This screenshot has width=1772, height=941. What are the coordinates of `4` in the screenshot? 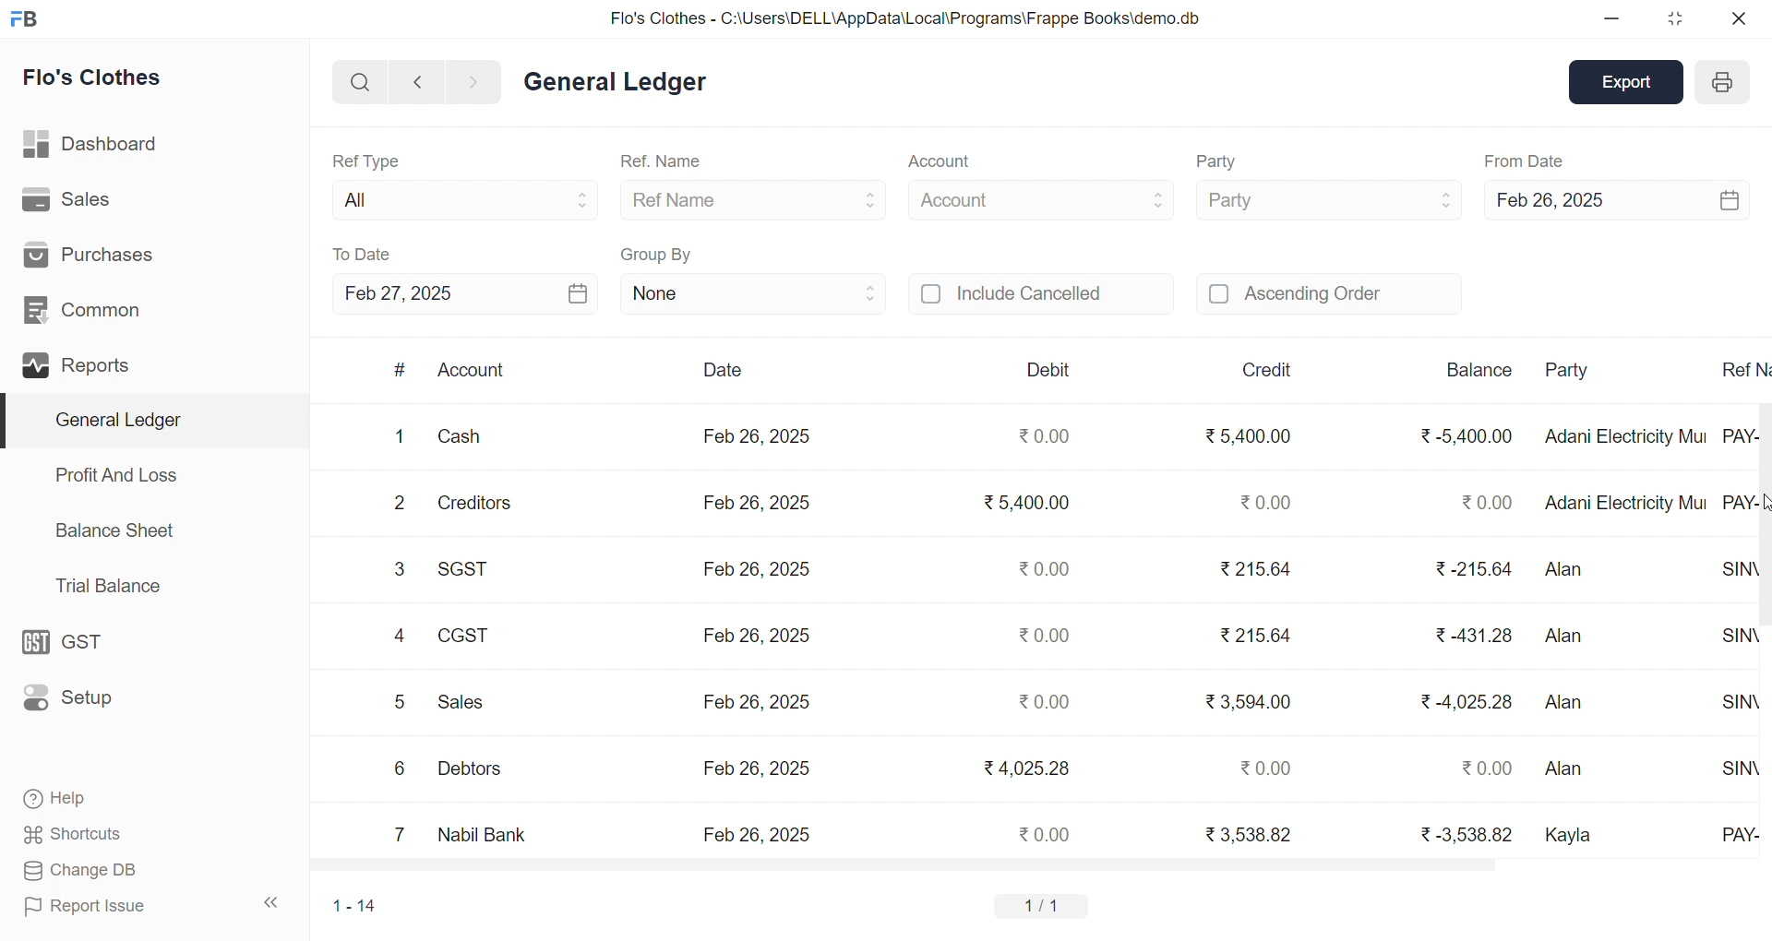 It's located at (399, 636).